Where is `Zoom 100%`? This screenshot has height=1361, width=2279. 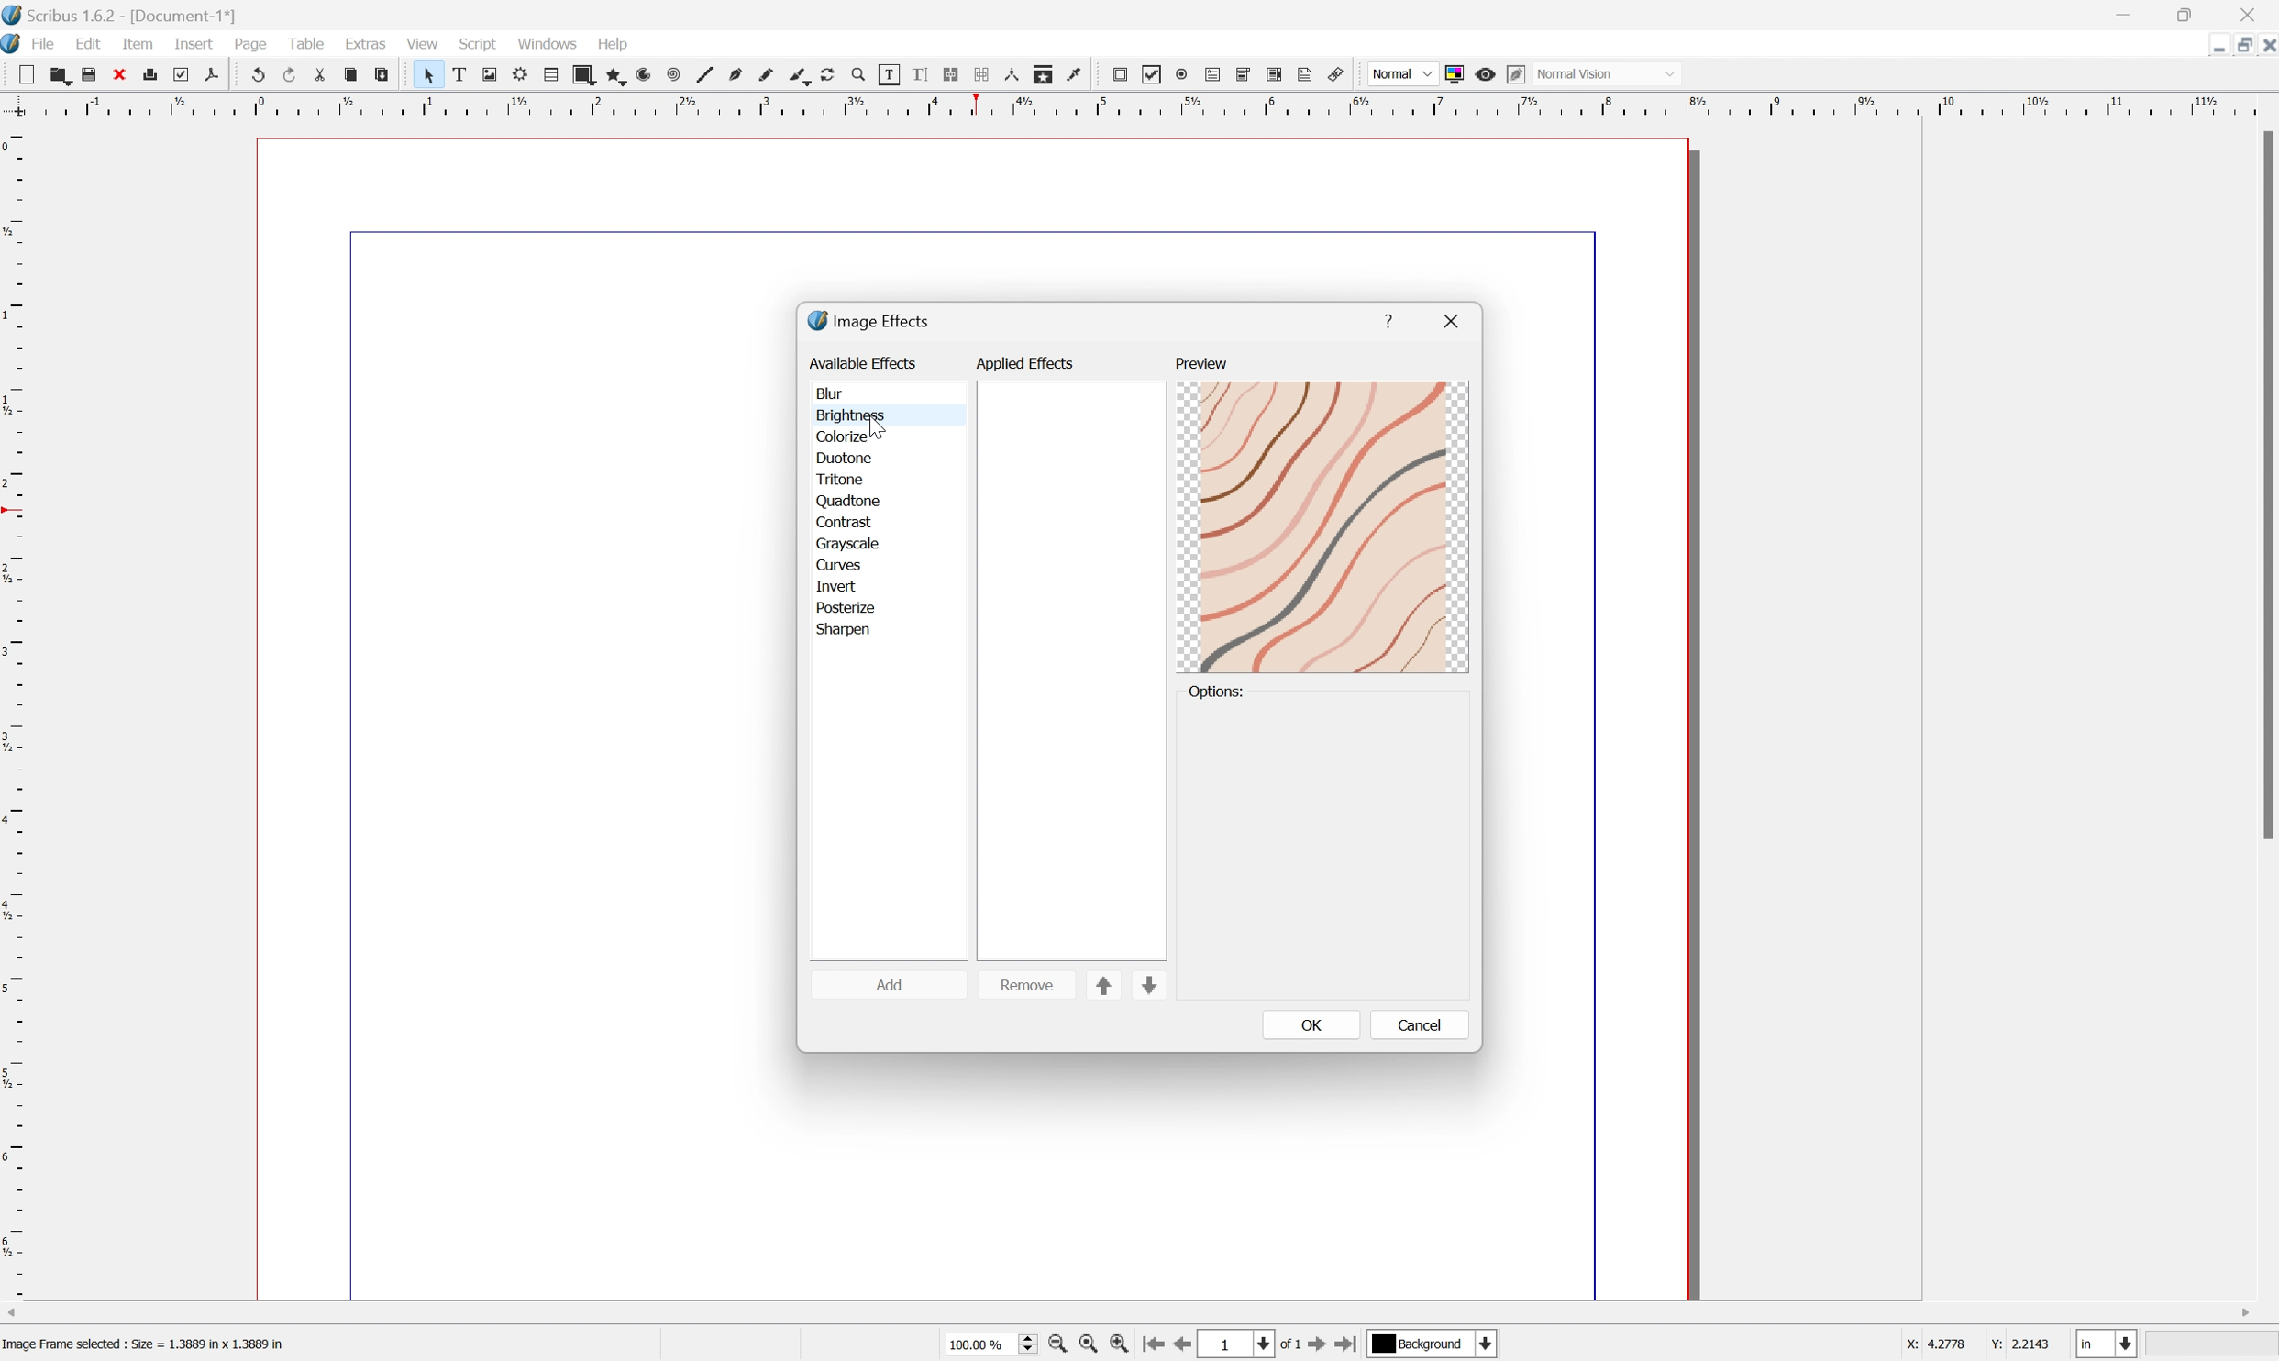
Zoom 100% is located at coordinates (993, 1344).